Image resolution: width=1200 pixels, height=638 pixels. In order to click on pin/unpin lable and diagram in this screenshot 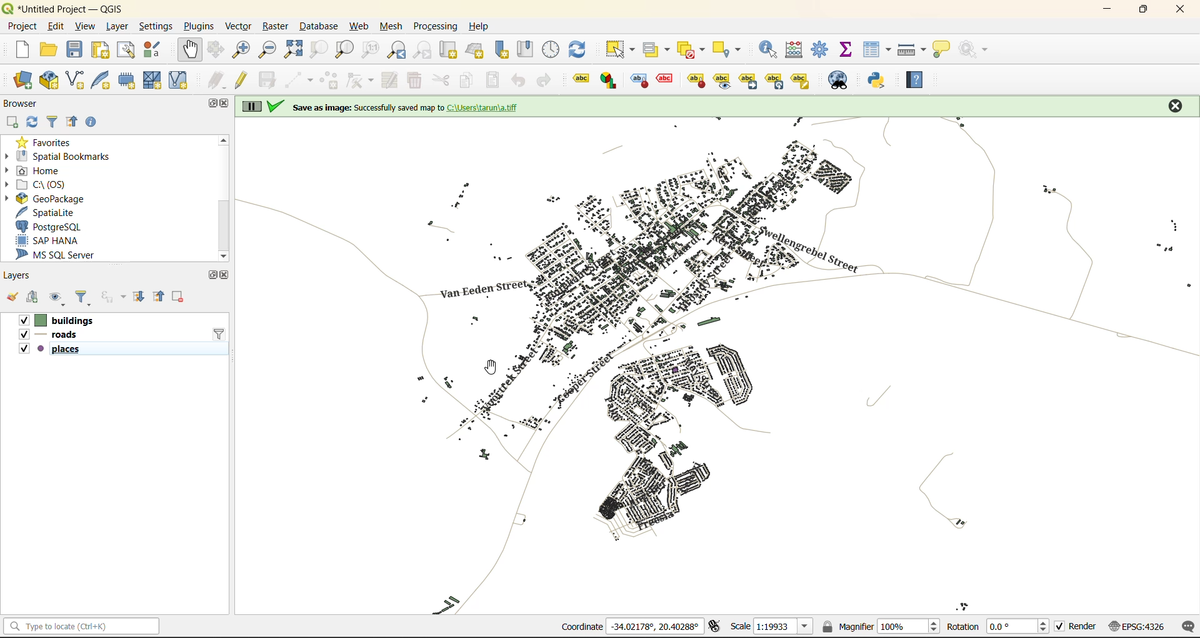, I will do `click(667, 80)`.